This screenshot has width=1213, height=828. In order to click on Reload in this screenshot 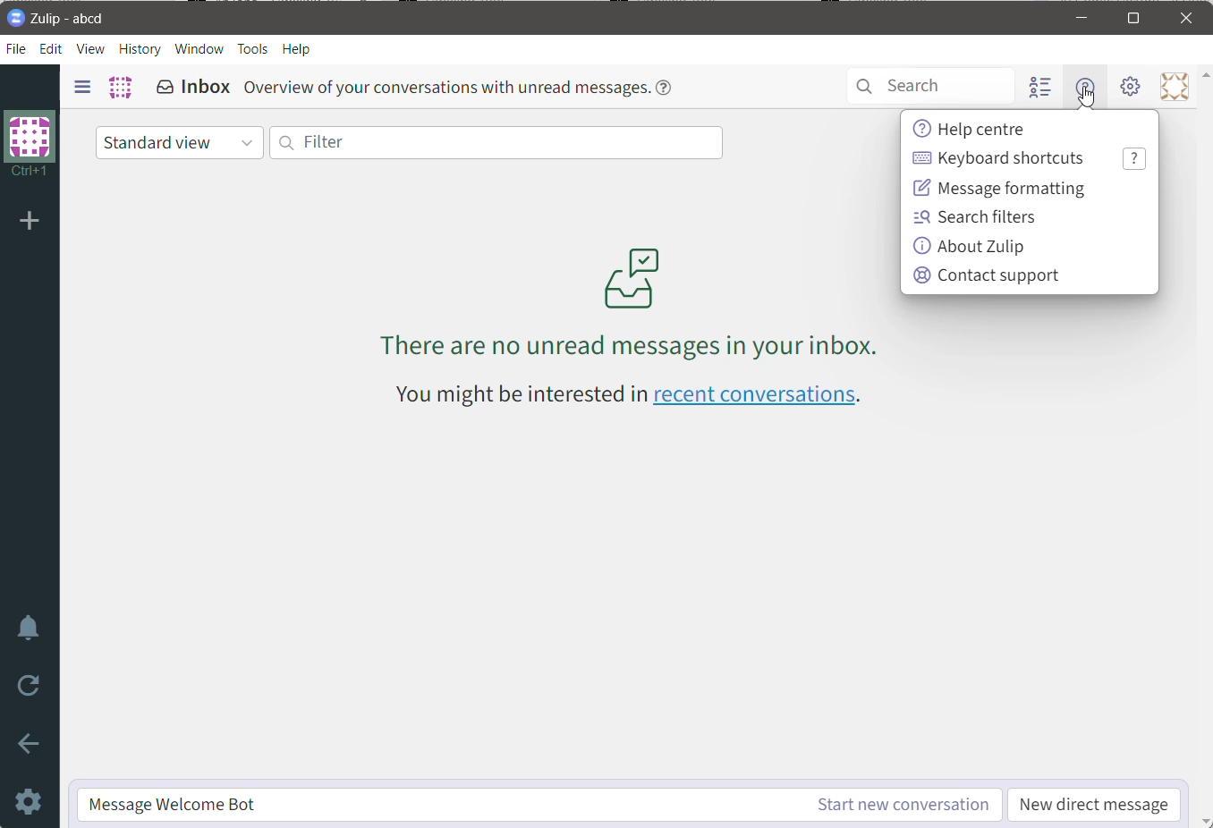, I will do `click(33, 684)`.